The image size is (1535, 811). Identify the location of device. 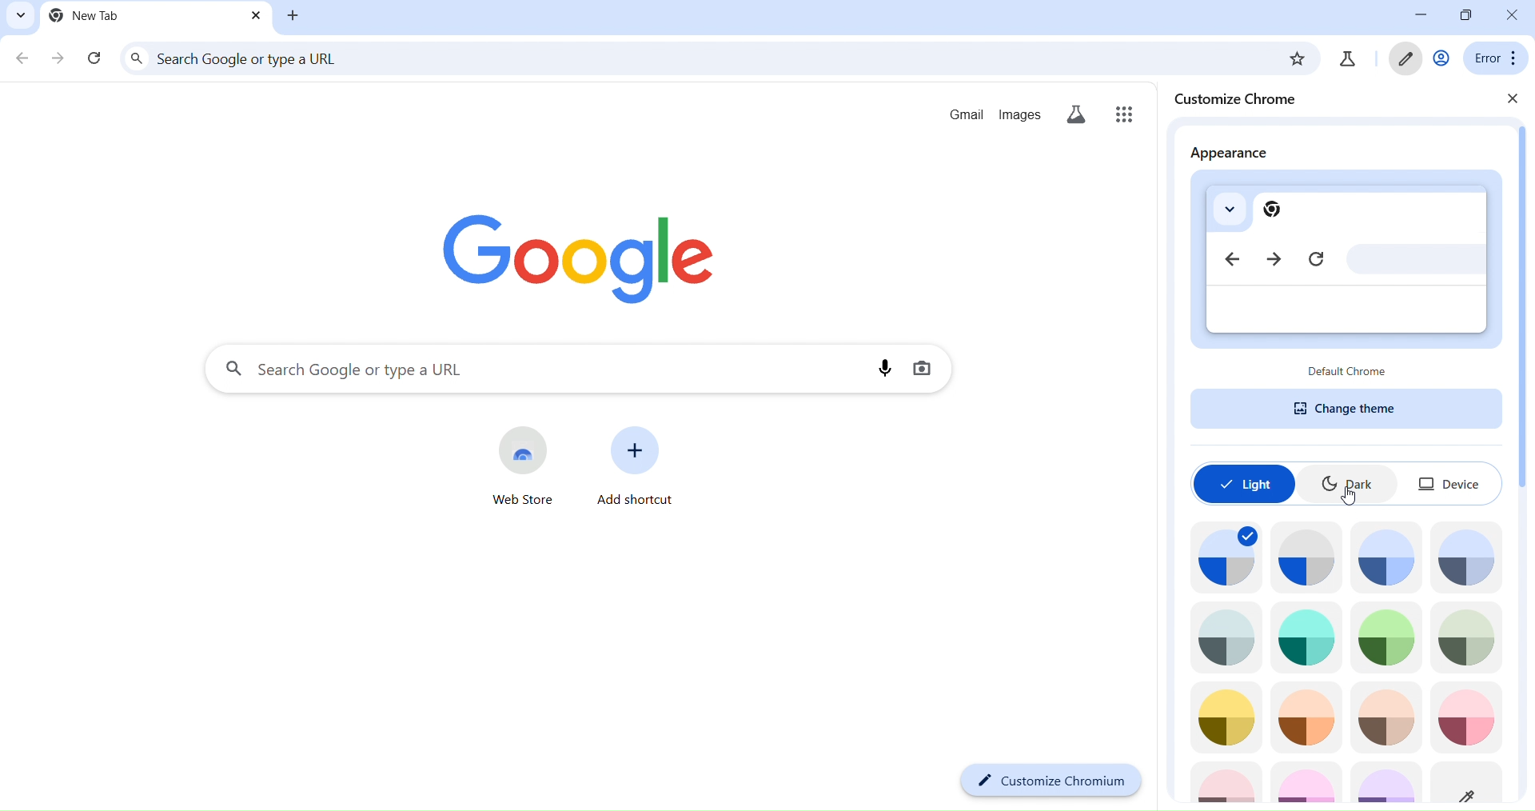
(1449, 484).